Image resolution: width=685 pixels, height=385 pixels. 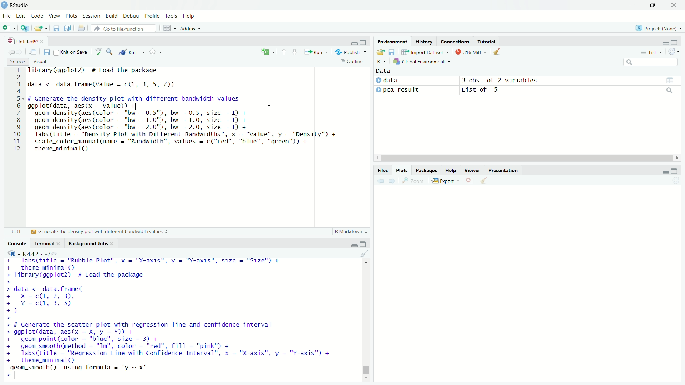 I want to click on Packages, so click(x=426, y=170).